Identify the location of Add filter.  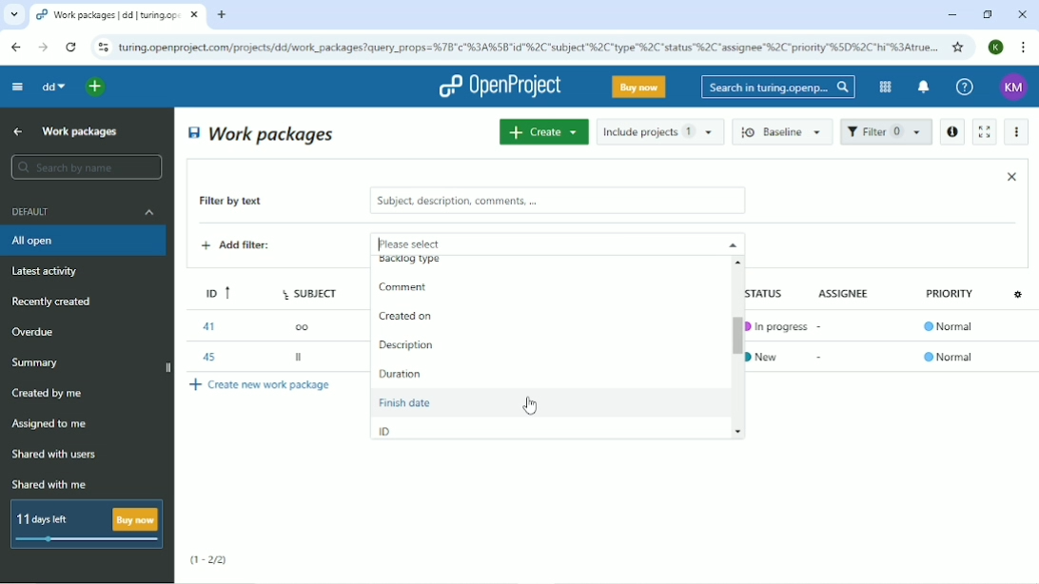
(250, 247).